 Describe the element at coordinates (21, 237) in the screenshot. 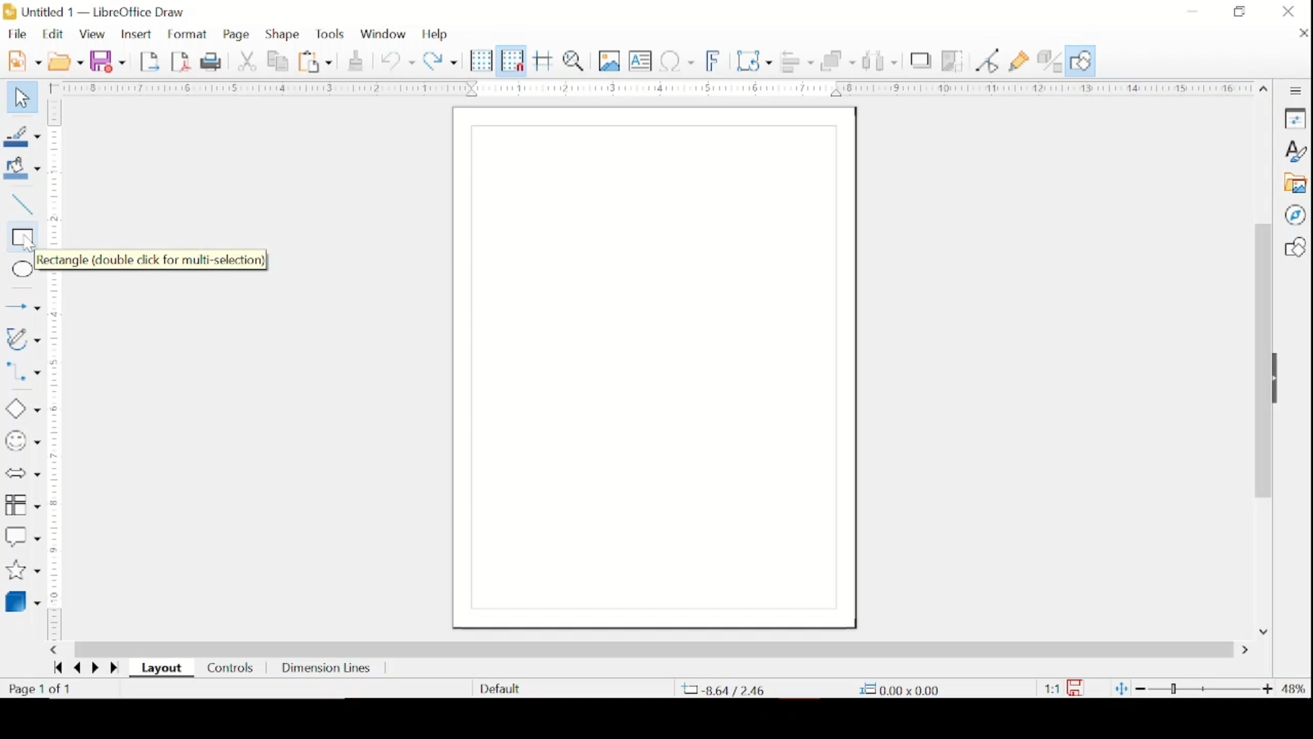

I see `insert rectangle` at that location.